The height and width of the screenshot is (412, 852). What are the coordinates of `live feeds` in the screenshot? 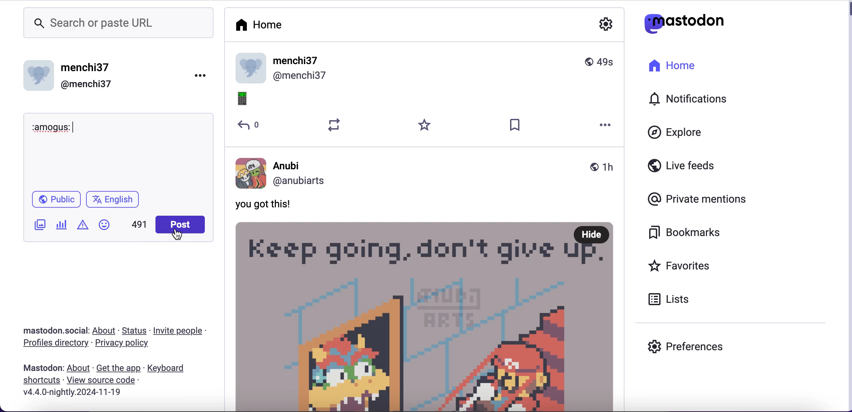 It's located at (685, 165).